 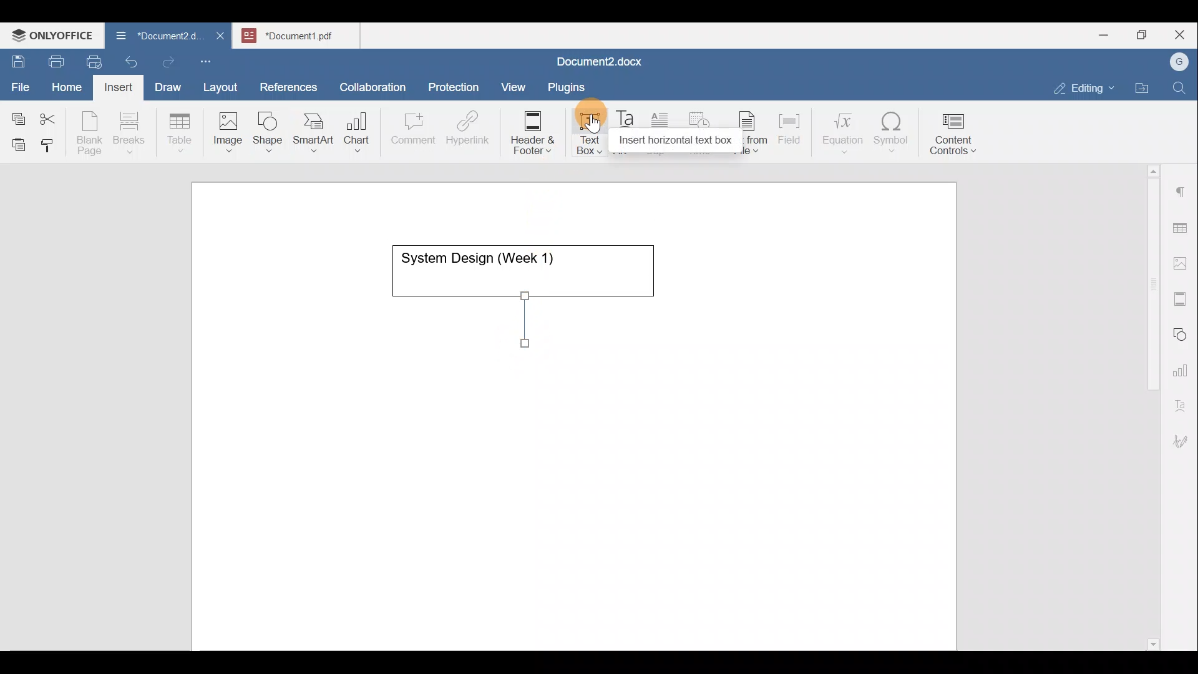 What do you see at coordinates (1182, 227) in the screenshot?
I see `Table settings` at bounding box center [1182, 227].